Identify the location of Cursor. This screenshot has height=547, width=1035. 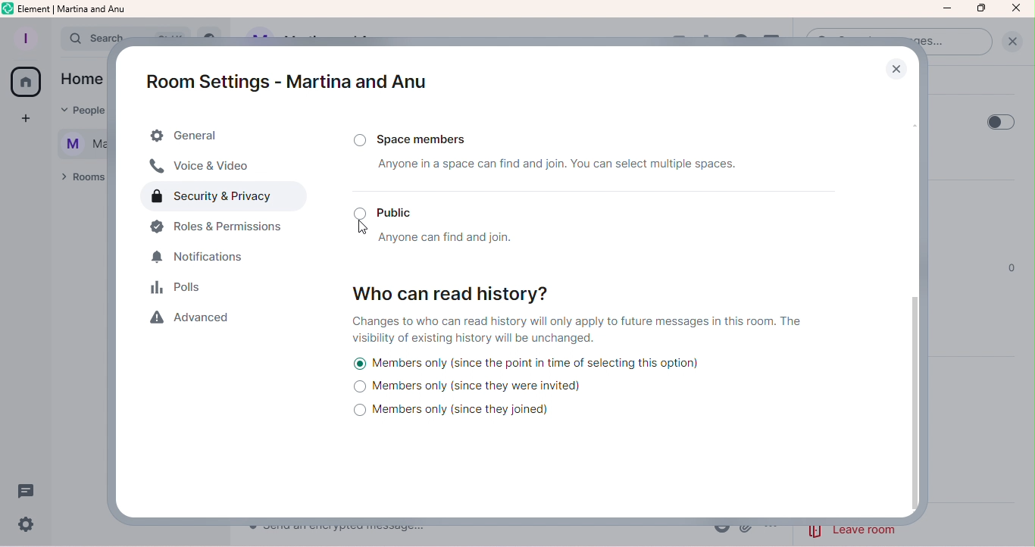
(361, 227).